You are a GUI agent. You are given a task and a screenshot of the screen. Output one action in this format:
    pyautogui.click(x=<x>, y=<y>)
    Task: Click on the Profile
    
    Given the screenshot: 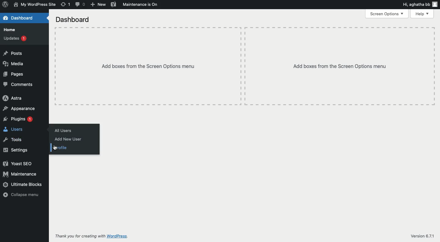 What is the action you would take?
    pyautogui.click(x=61, y=148)
    